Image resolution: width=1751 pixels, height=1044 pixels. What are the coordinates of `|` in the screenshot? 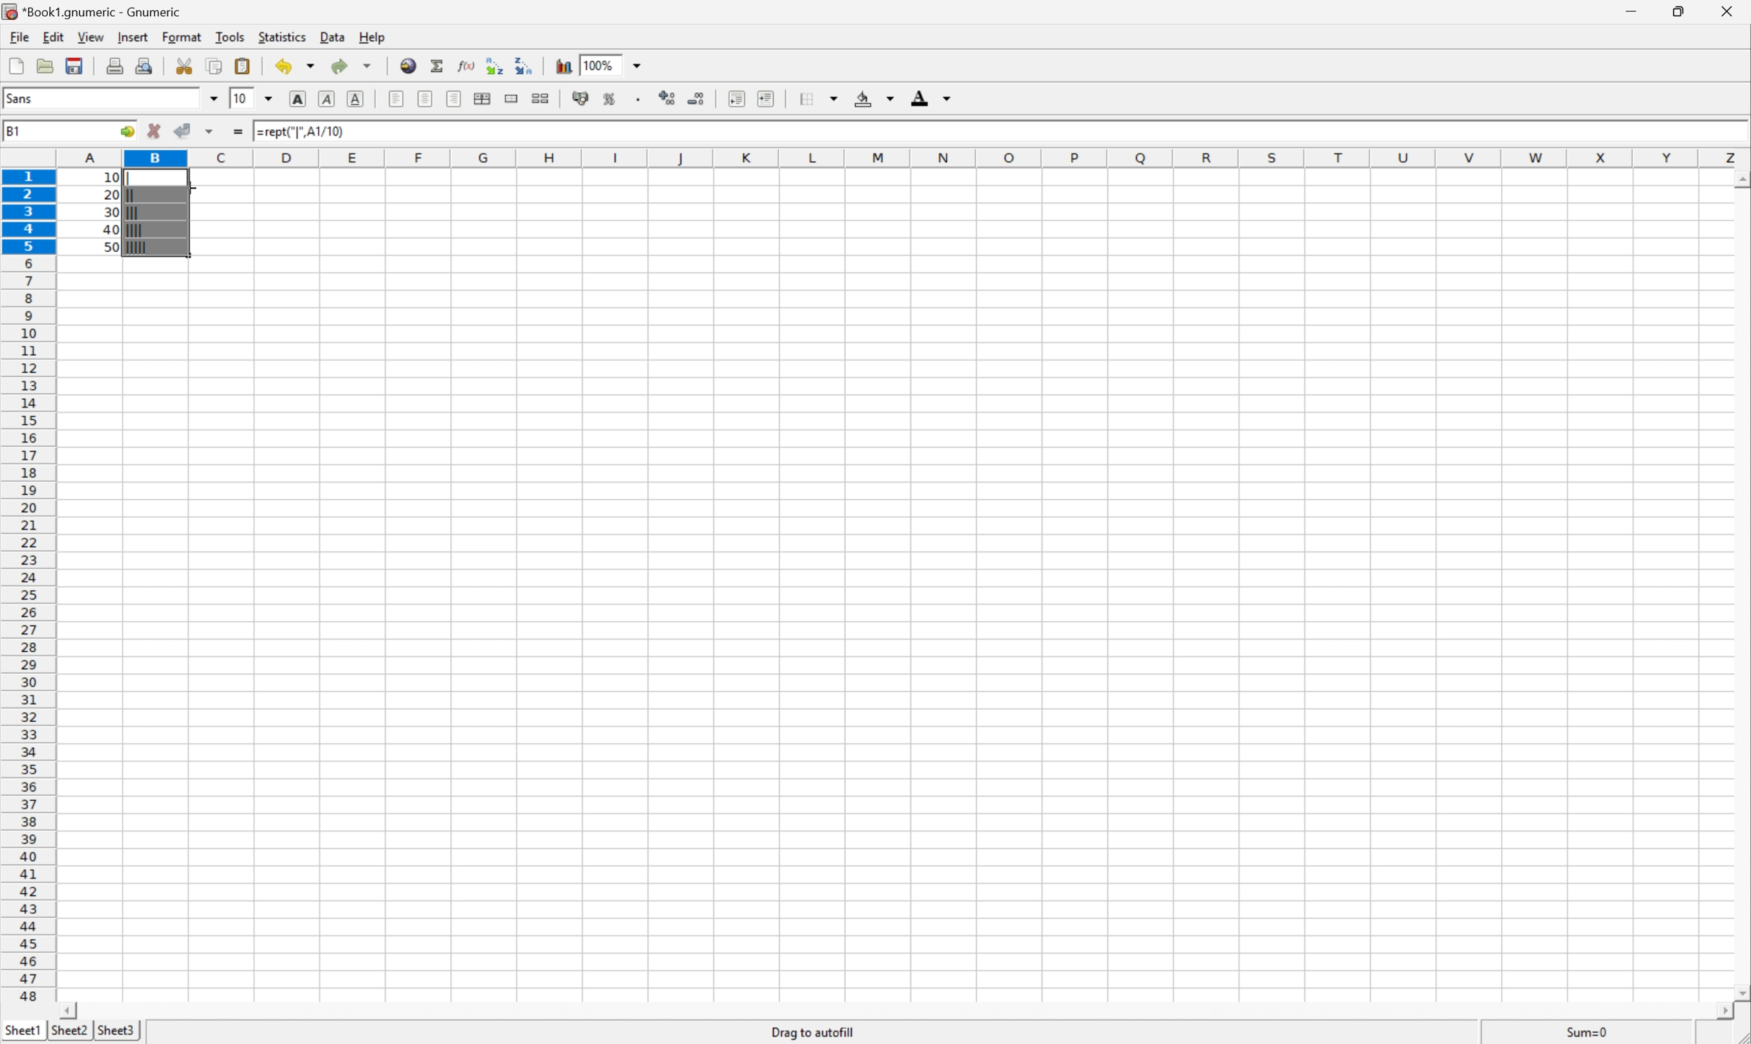 It's located at (127, 177).